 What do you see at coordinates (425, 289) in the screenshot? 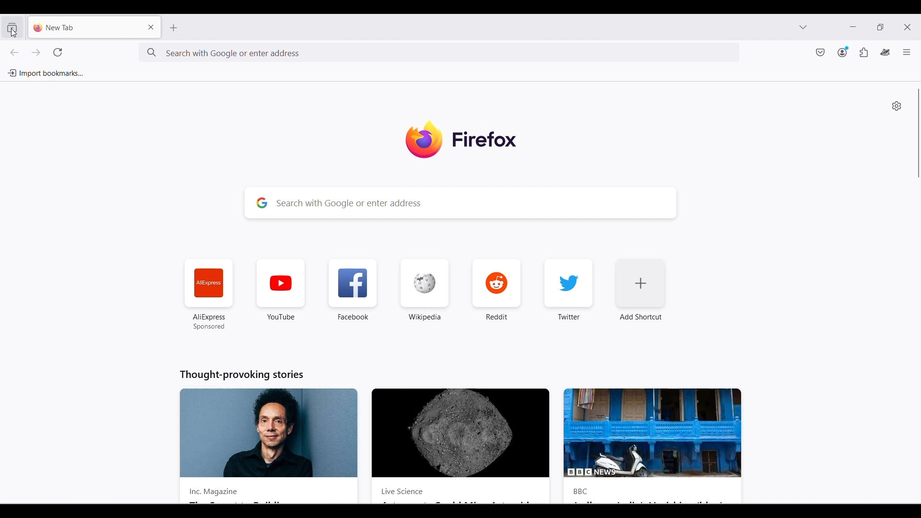
I see `Wikipedia shortcut` at bounding box center [425, 289].